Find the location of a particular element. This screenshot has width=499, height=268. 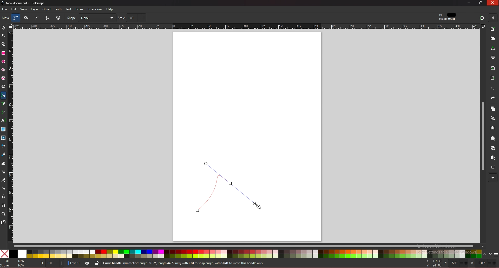

extensions is located at coordinates (95, 10).